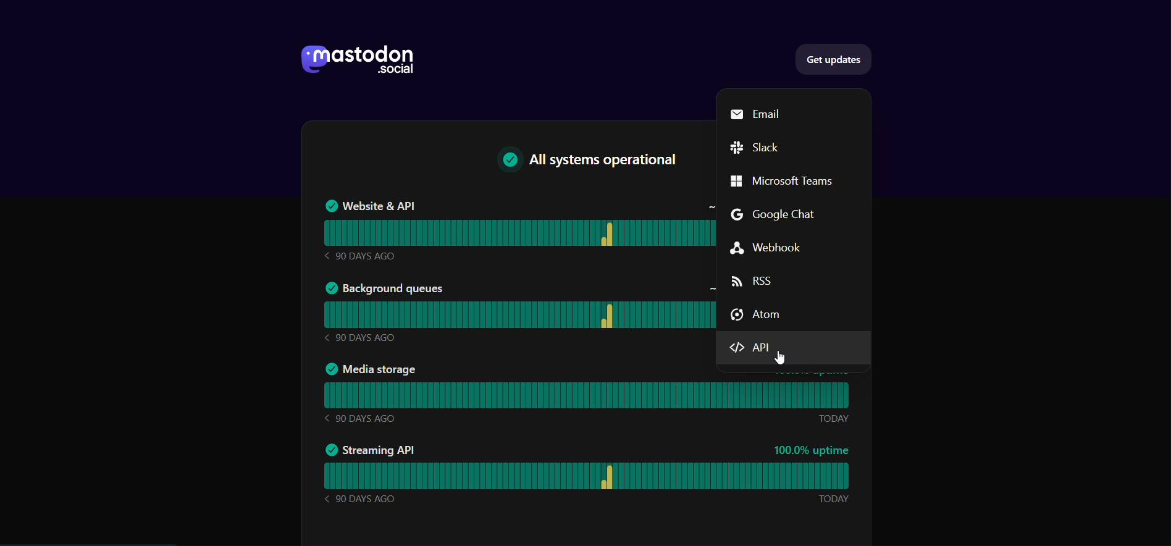  Describe the element at coordinates (836, 59) in the screenshot. I see `get updates` at that location.